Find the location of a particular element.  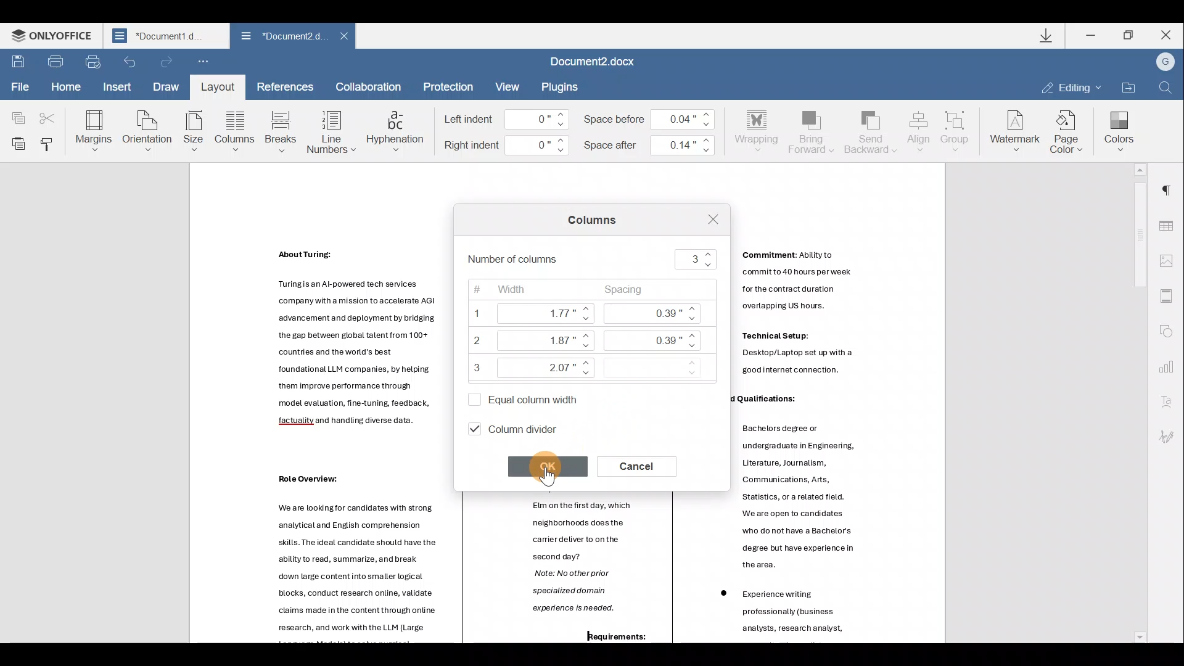

Editing mode is located at coordinates (1071, 86).